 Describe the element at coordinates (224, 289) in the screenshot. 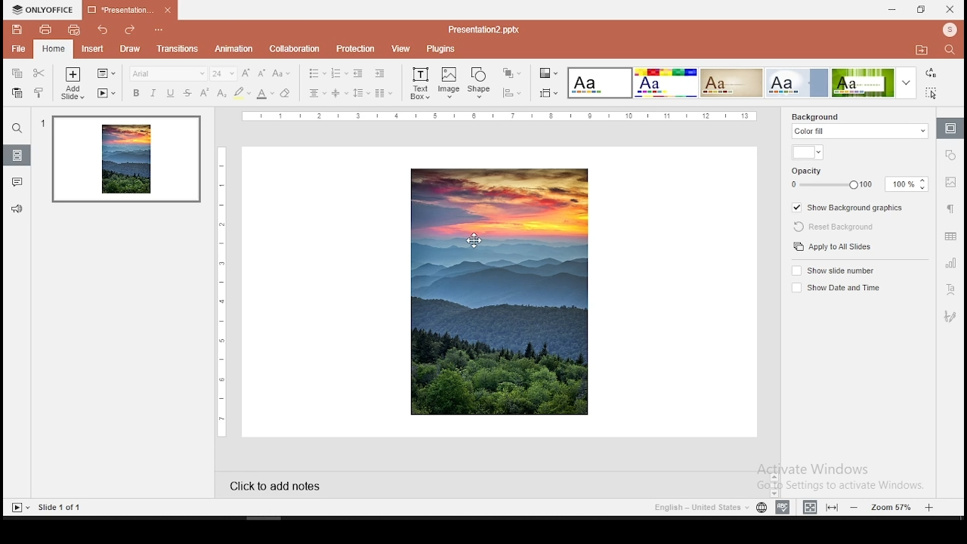

I see `vertical scale` at that location.